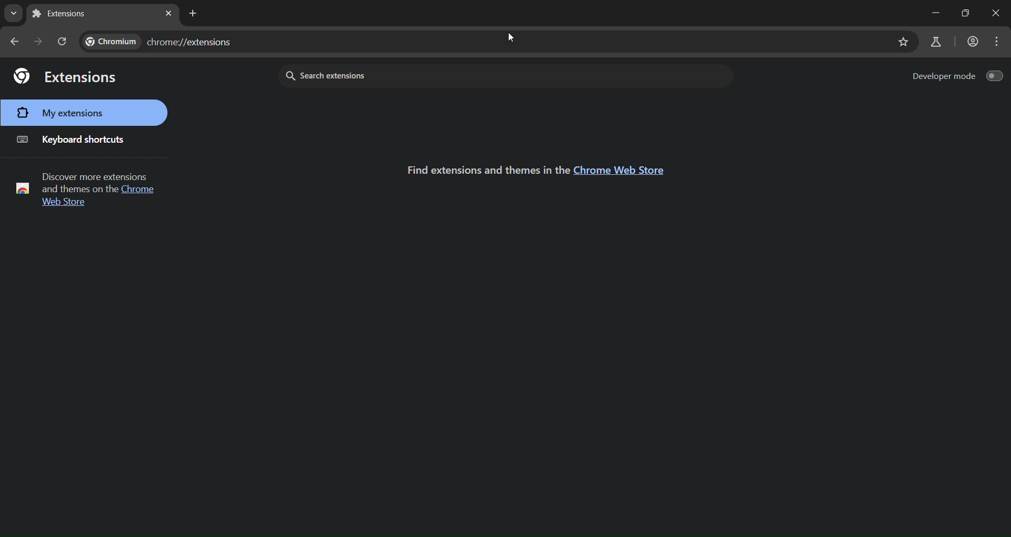  What do you see at coordinates (927, 12) in the screenshot?
I see `minimize` at bounding box center [927, 12].